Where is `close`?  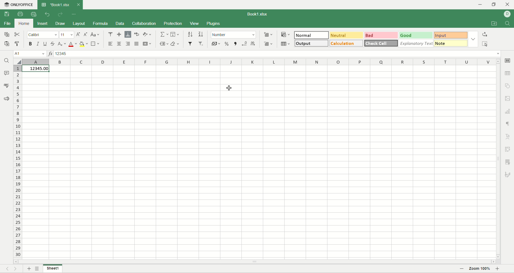
close is located at coordinates (77, 6).